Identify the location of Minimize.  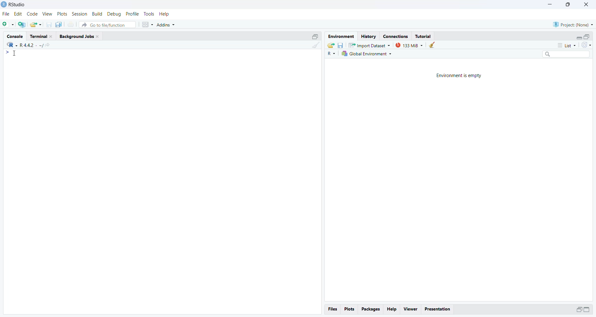
(550, 5).